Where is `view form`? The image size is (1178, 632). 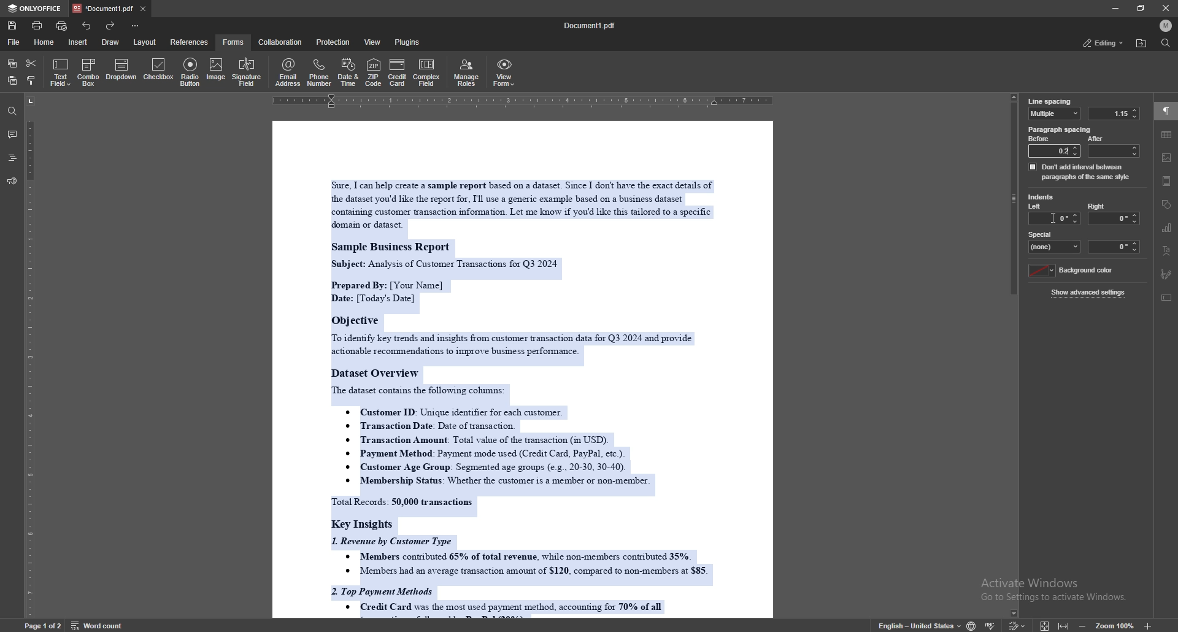 view form is located at coordinates (504, 72).